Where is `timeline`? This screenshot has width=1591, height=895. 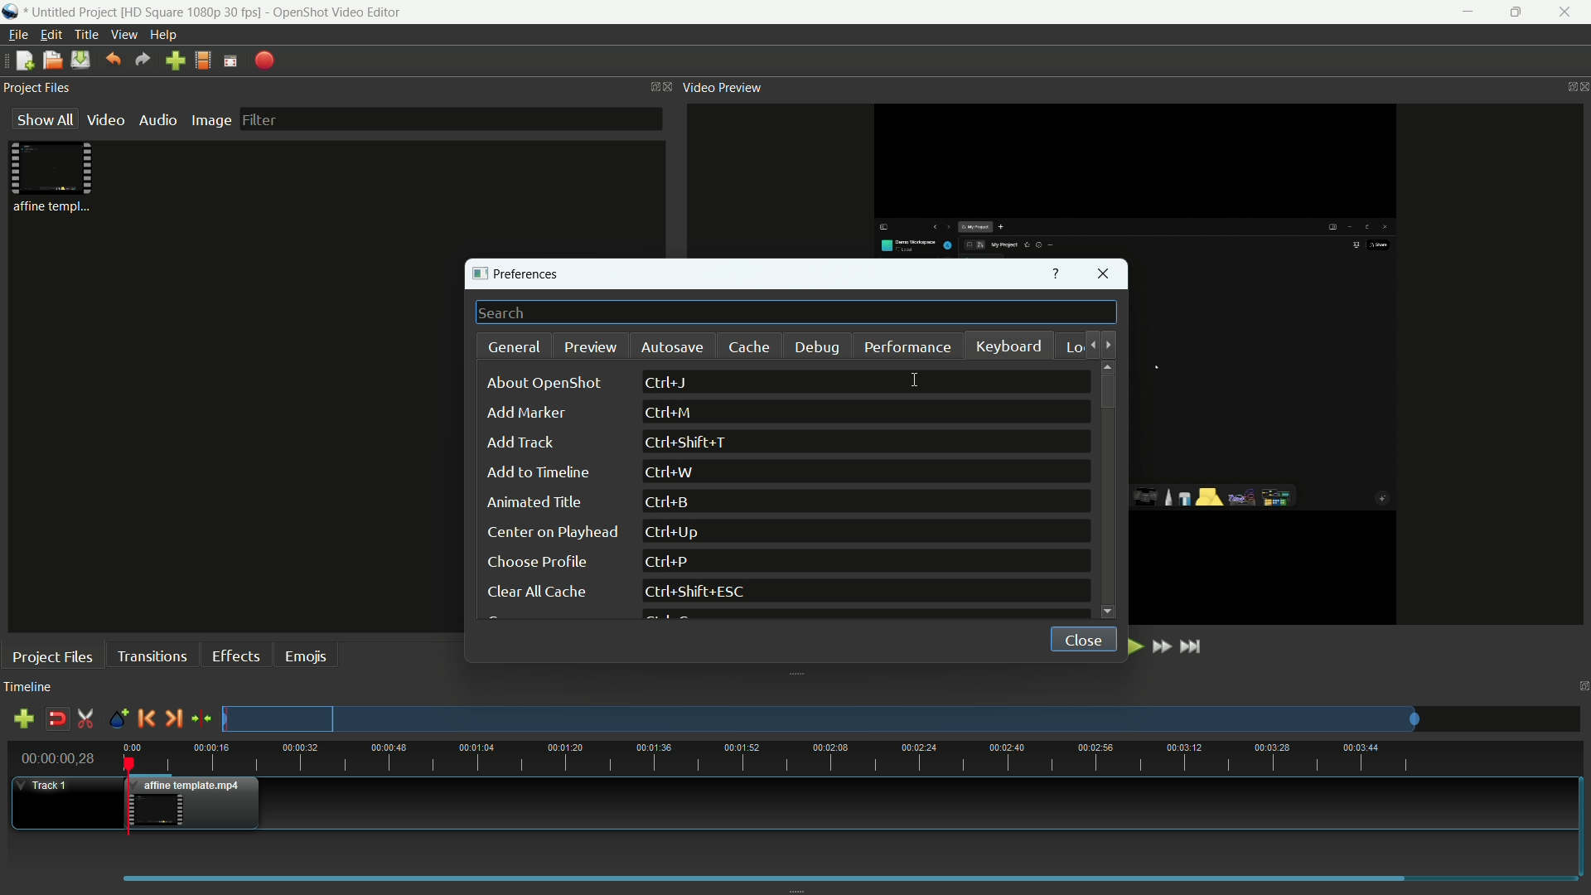 timeline is located at coordinates (28, 688).